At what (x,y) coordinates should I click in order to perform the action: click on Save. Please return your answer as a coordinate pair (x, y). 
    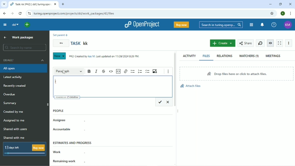
    Looking at the image, I should click on (160, 102).